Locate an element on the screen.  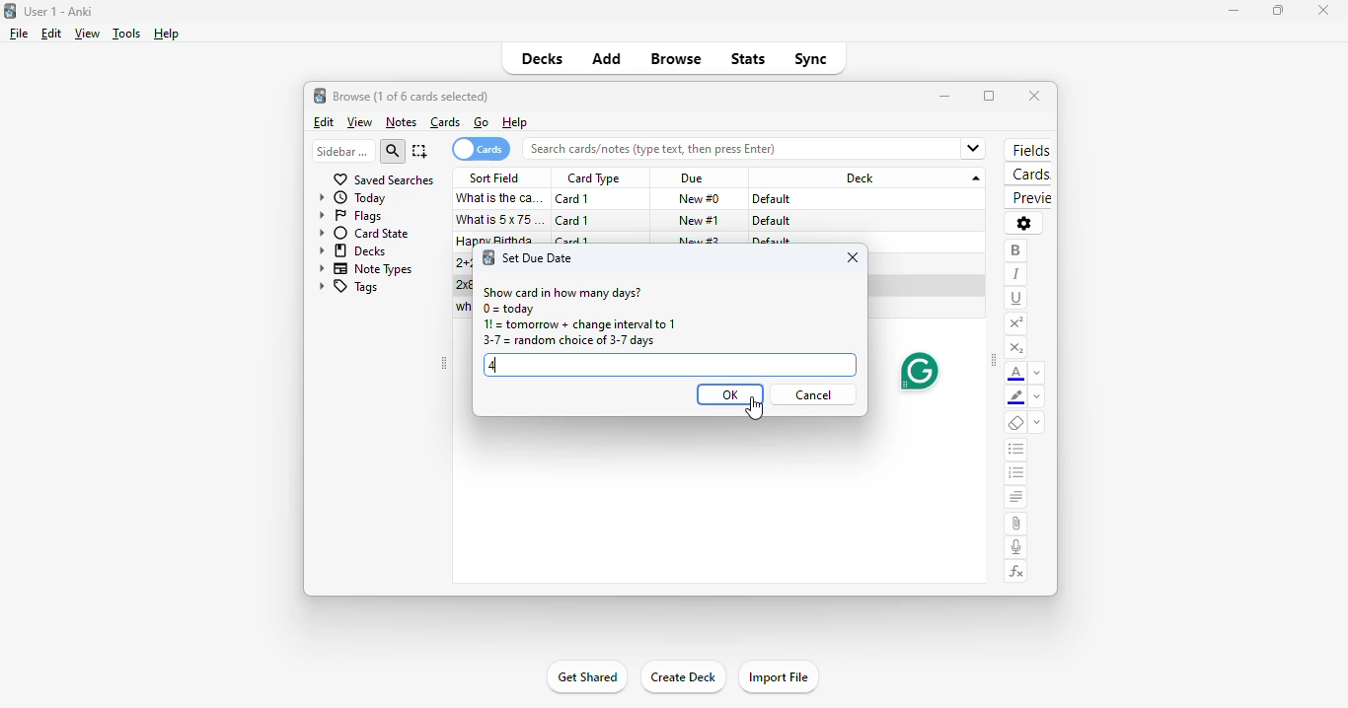
deck is located at coordinates (870, 177).